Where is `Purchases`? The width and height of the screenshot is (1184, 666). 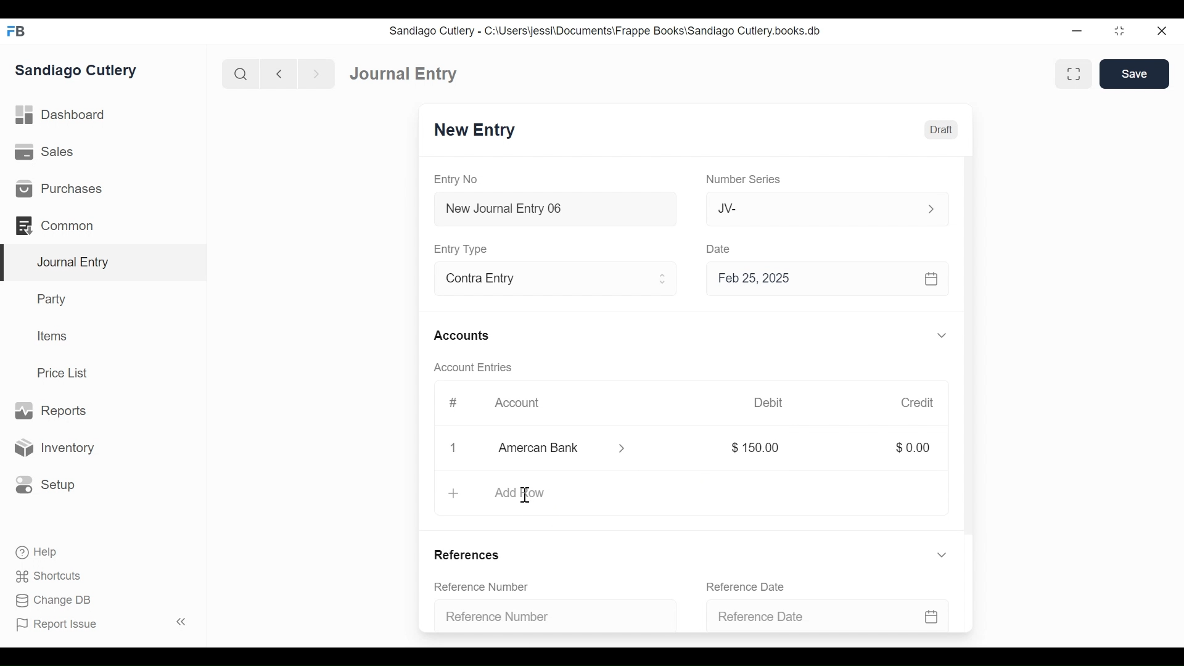
Purchases is located at coordinates (58, 189).